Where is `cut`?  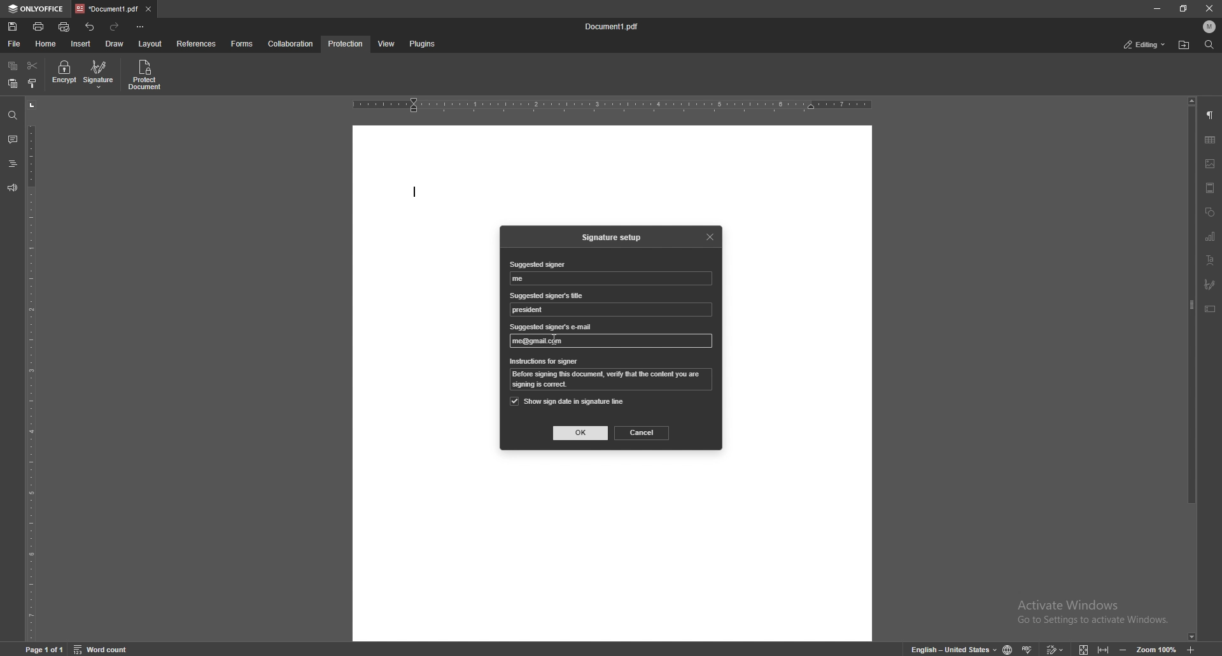
cut is located at coordinates (32, 66).